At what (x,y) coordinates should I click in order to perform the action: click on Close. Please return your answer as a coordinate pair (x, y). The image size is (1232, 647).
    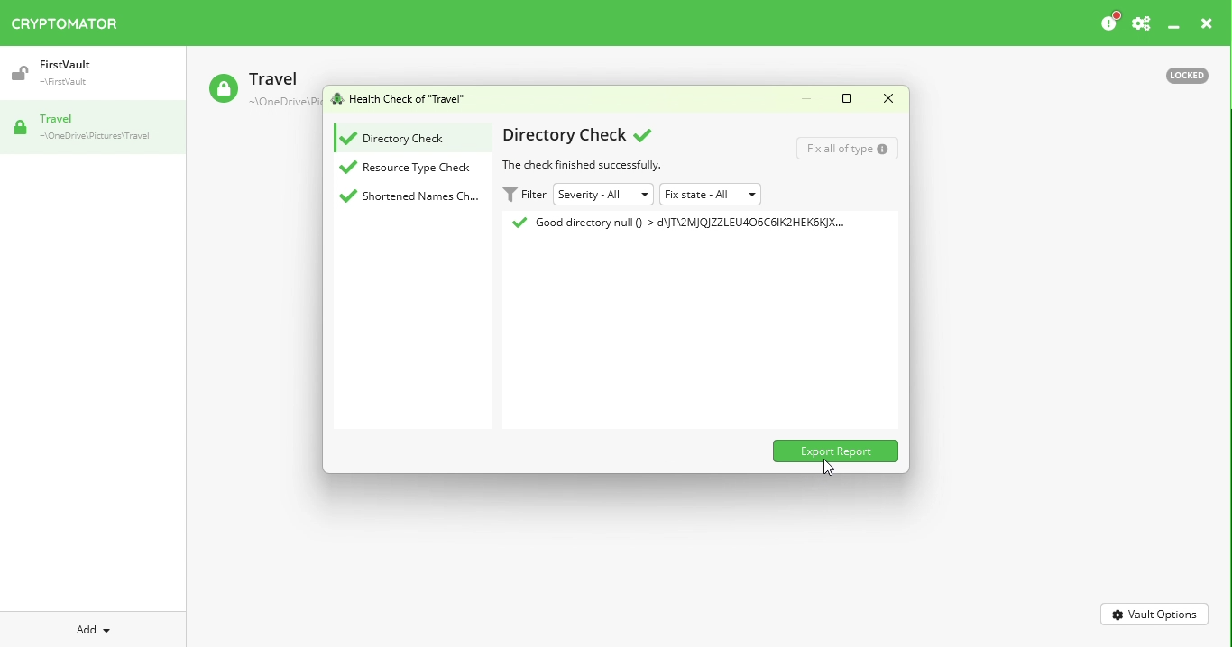
    Looking at the image, I should click on (886, 97).